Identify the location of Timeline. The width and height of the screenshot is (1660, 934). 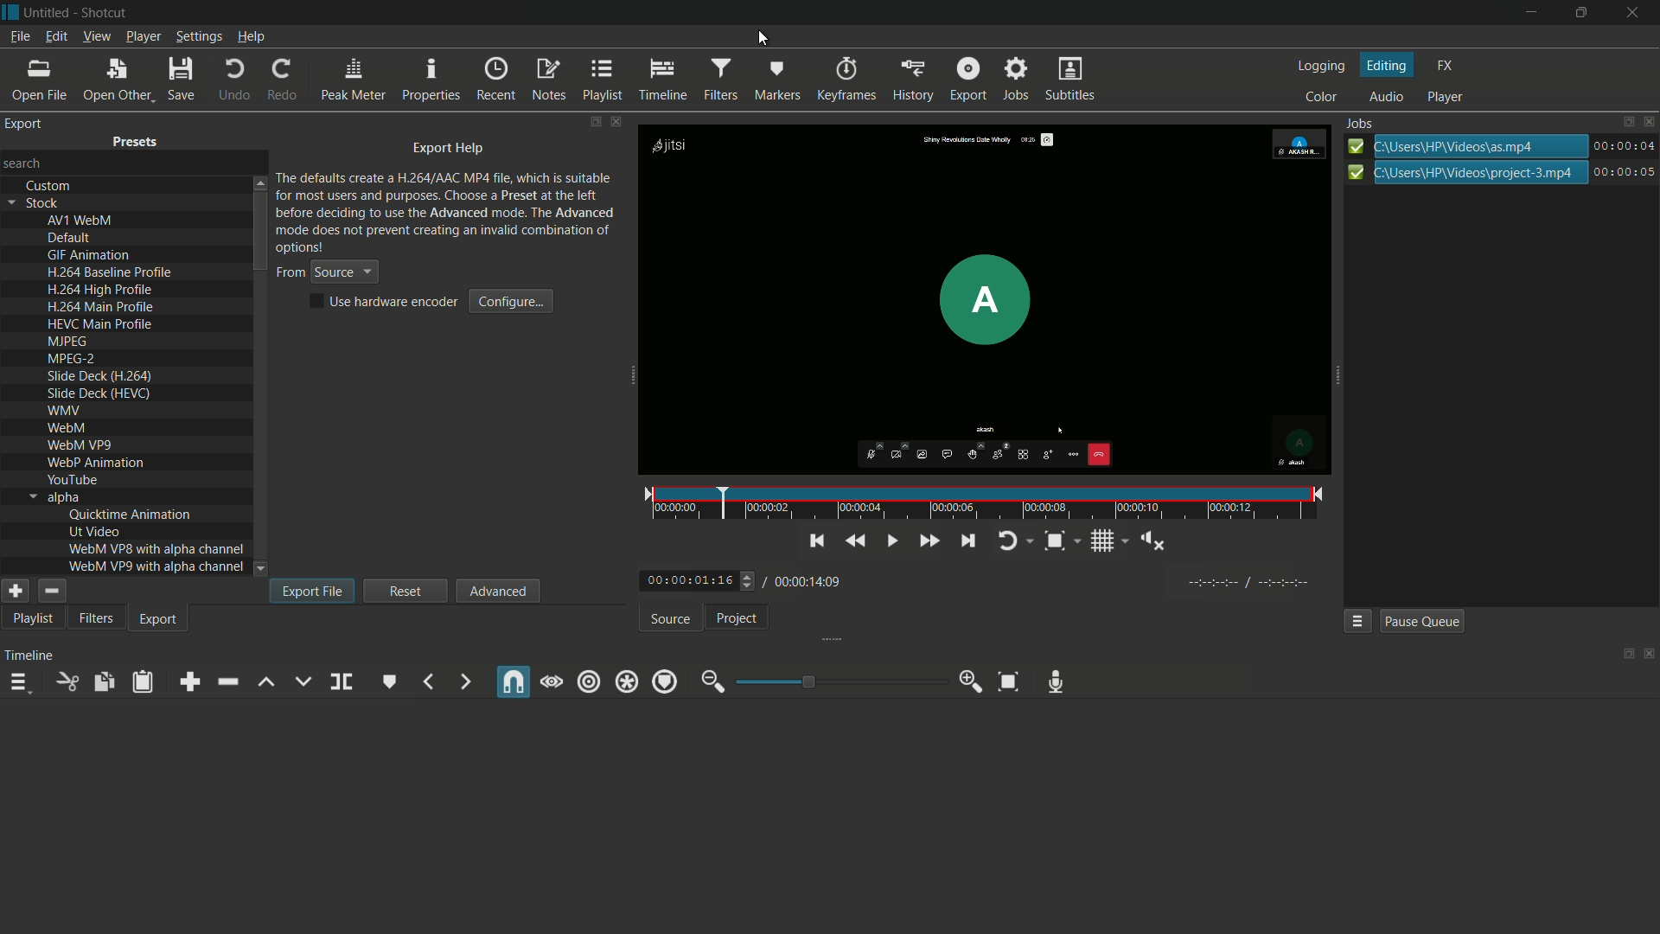
(33, 654).